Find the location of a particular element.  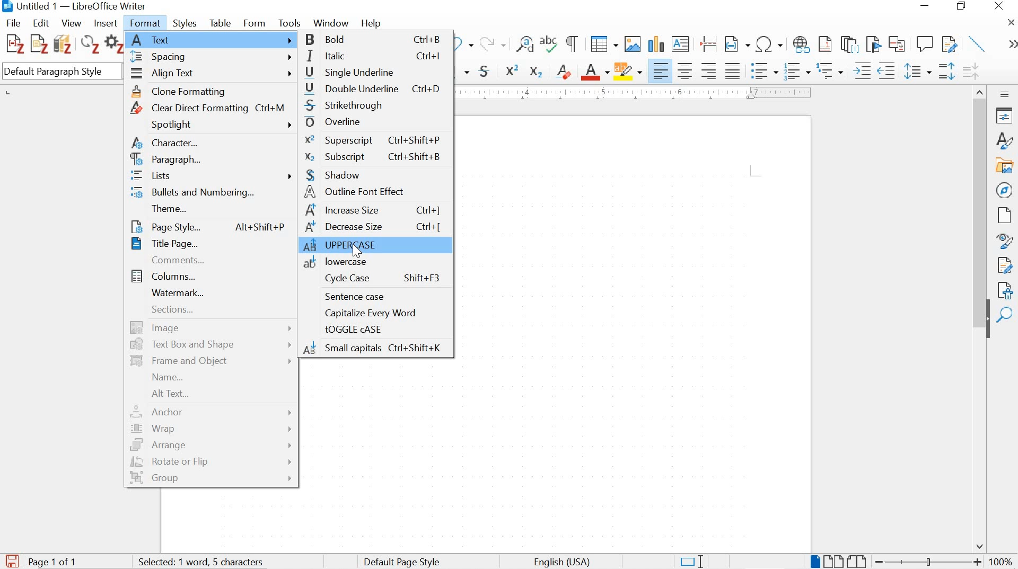

save is located at coordinates (12, 559).